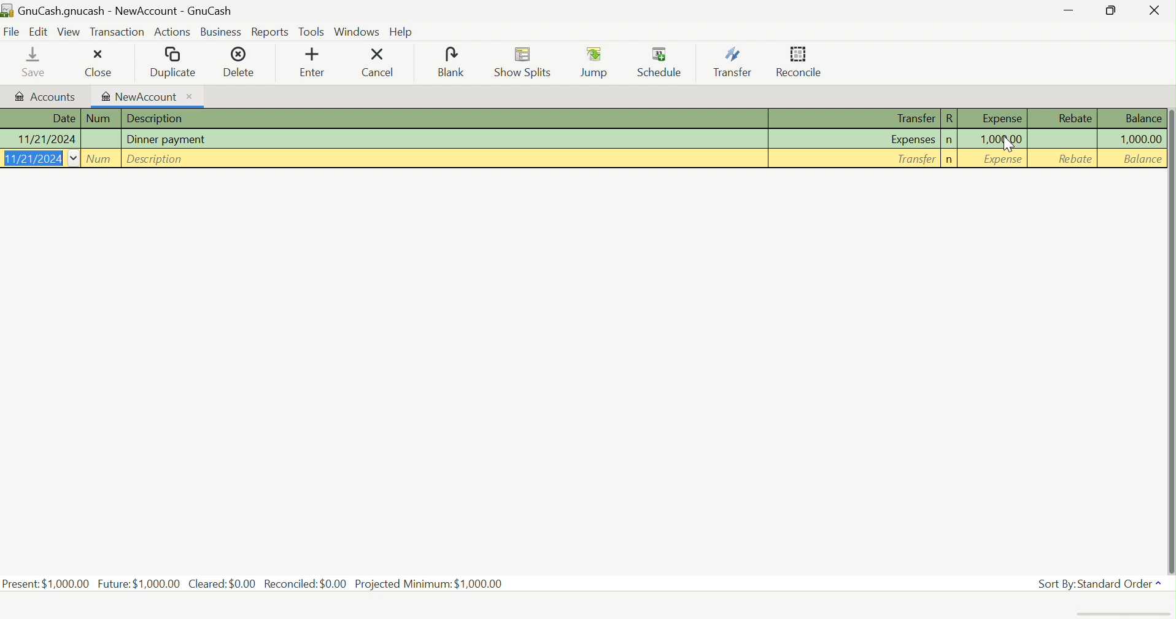 The image size is (1176, 619). What do you see at coordinates (799, 61) in the screenshot?
I see `Reconcile` at bounding box center [799, 61].